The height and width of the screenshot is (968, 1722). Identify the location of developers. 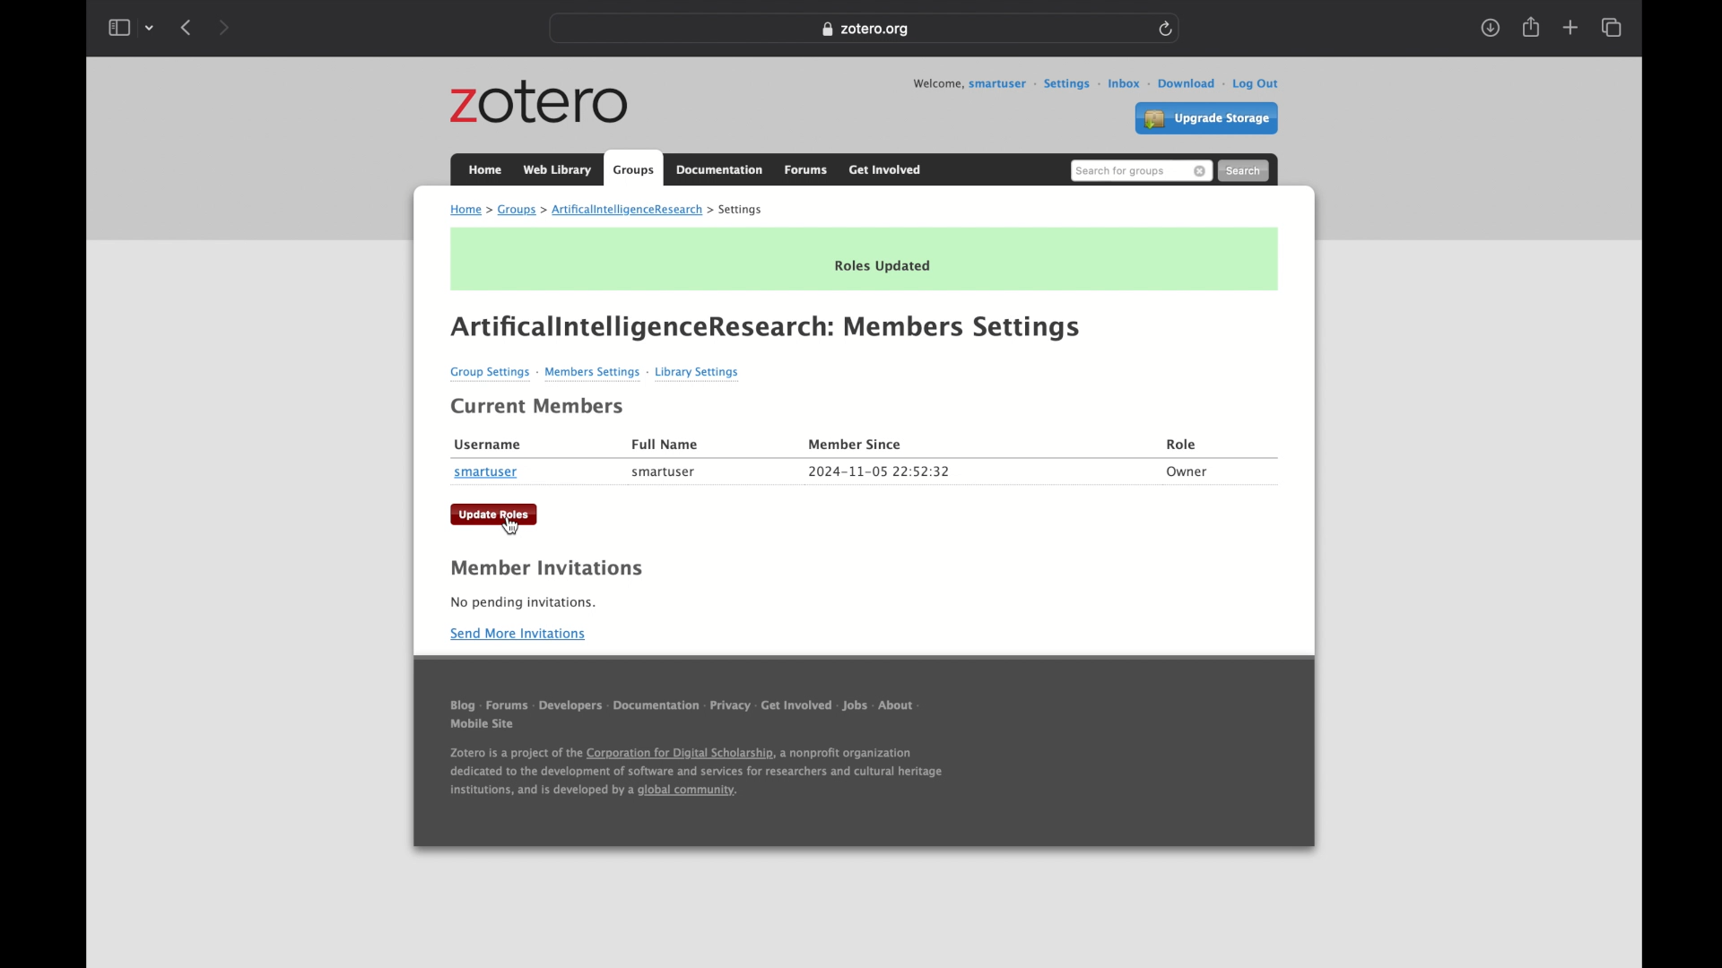
(571, 710).